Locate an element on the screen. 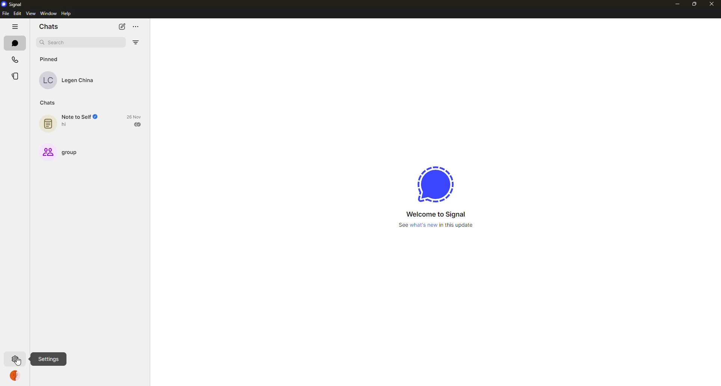  filter is located at coordinates (136, 43).